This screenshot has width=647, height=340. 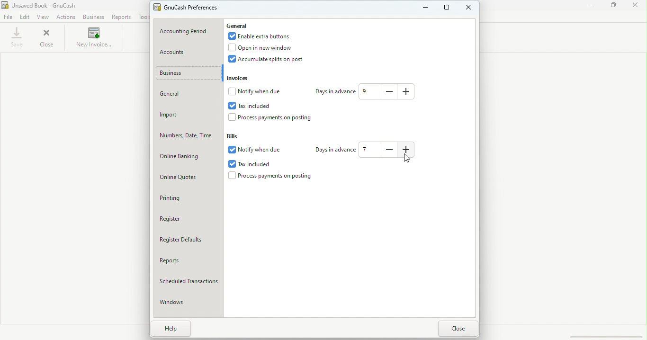 I want to click on General, so click(x=237, y=25).